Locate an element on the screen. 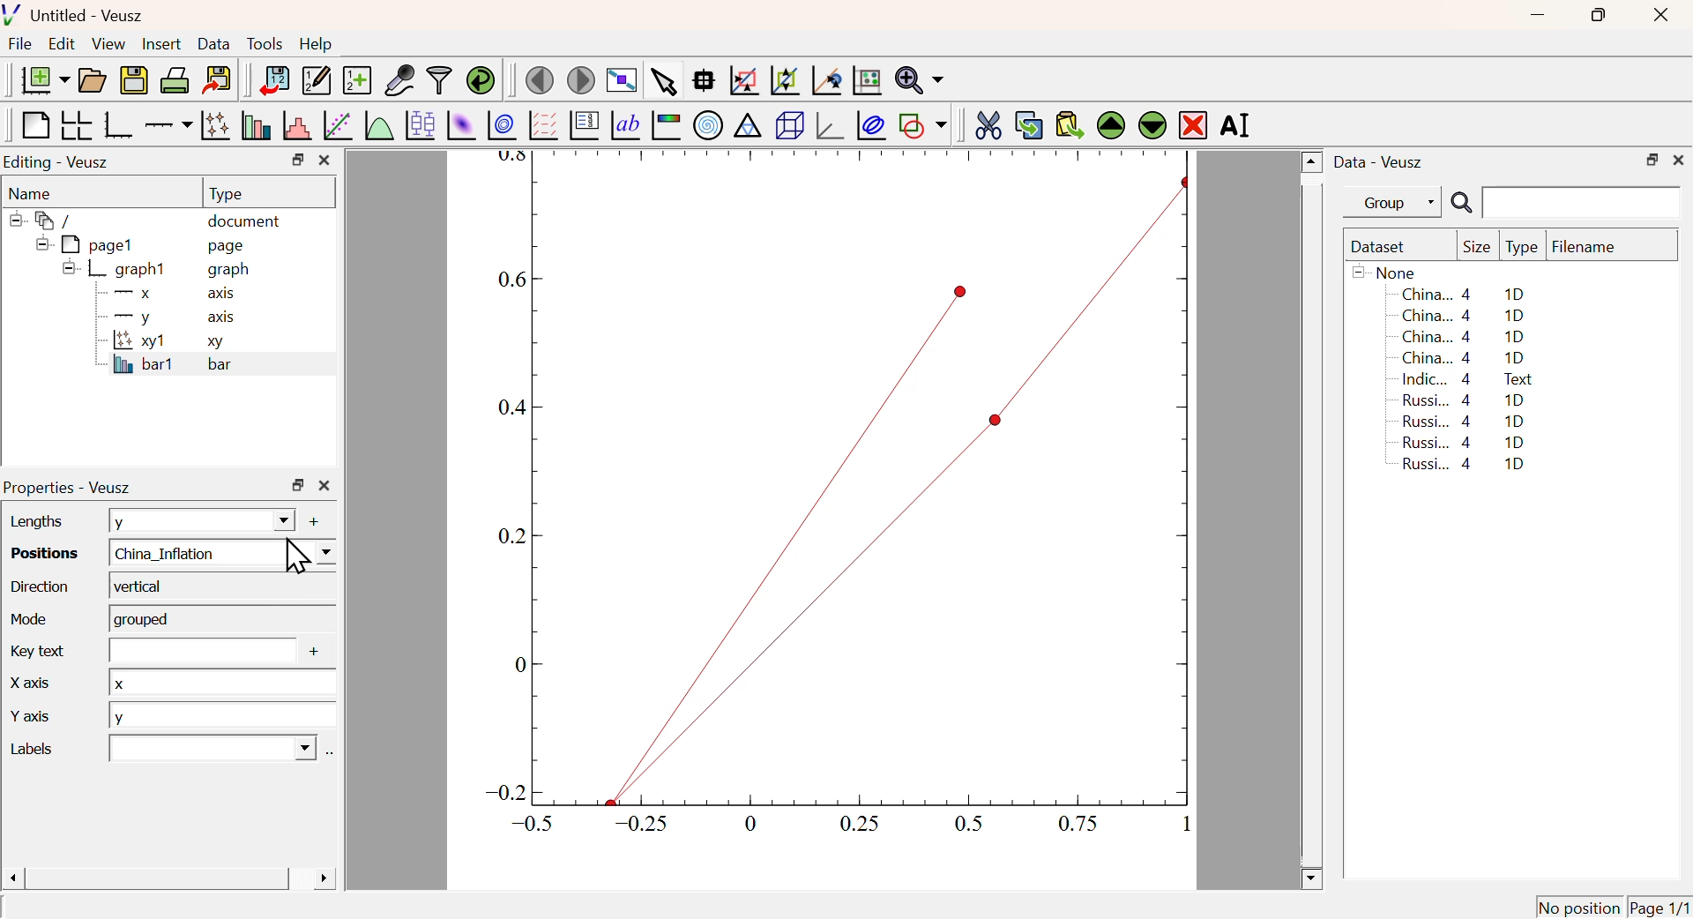 This screenshot has width=1693, height=919. Capture Remote Data is located at coordinates (400, 78).